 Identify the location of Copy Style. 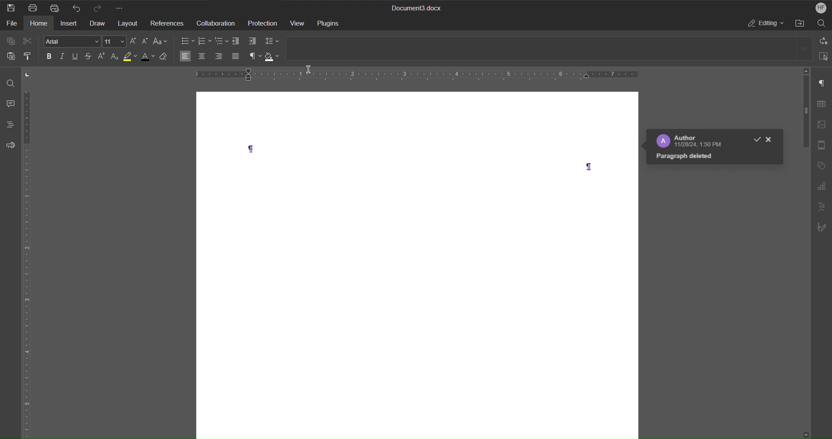
(31, 55).